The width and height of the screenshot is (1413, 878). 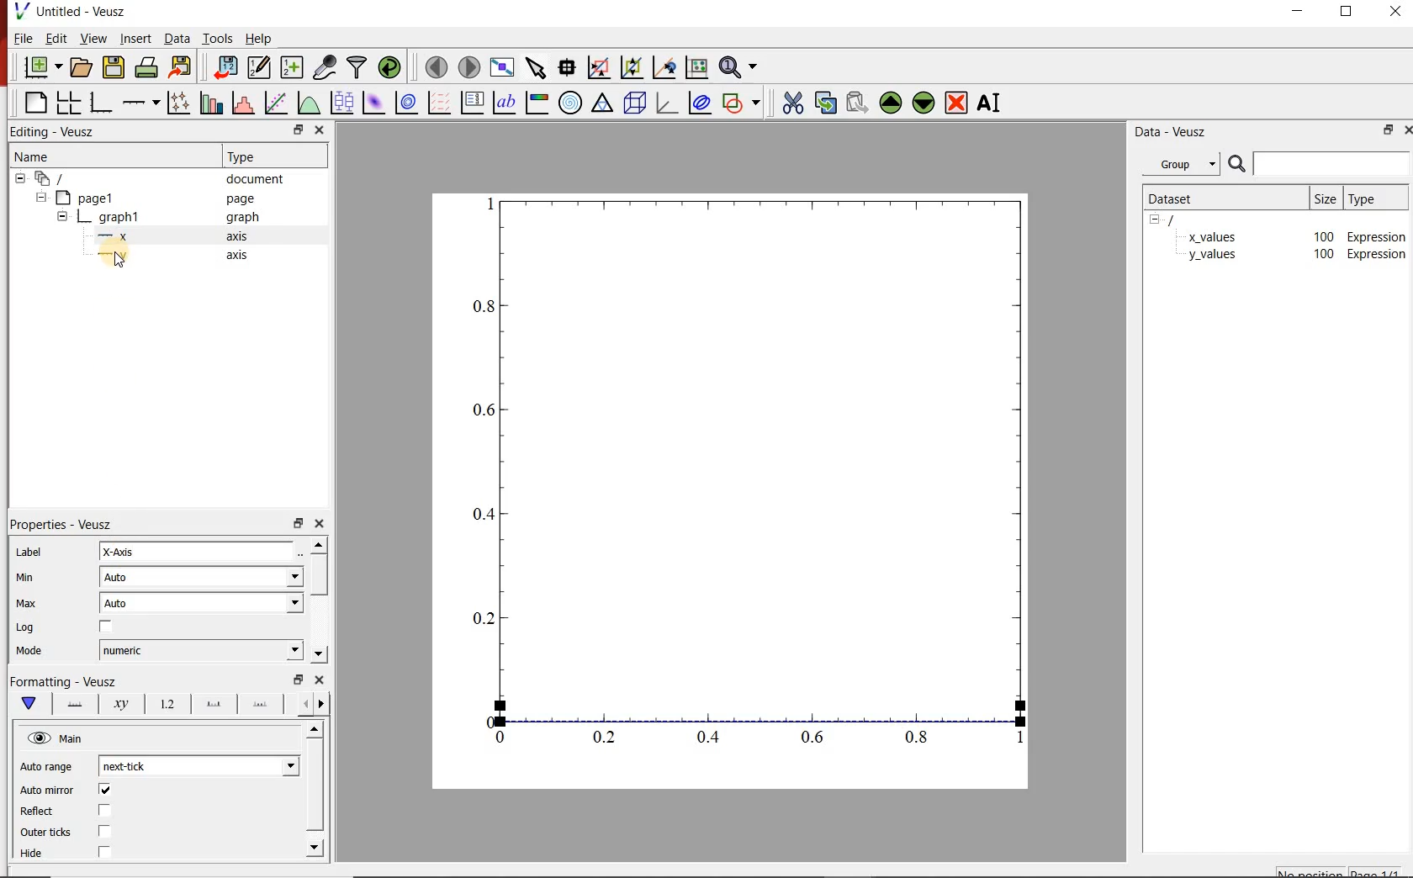 I want to click on zoom functions menu, so click(x=738, y=69).